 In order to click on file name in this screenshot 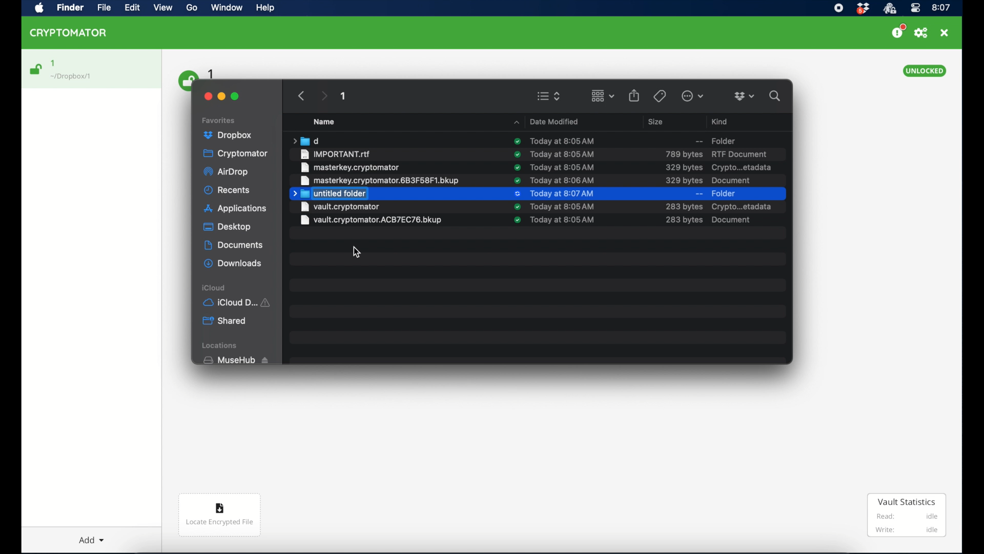, I will do `click(336, 154)`.